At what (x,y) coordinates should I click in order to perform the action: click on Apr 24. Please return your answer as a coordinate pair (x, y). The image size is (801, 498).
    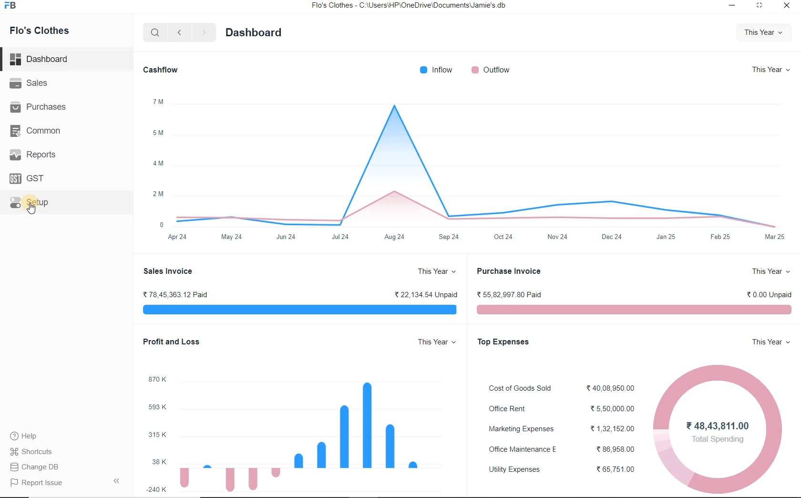
    Looking at the image, I should click on (177, 238).